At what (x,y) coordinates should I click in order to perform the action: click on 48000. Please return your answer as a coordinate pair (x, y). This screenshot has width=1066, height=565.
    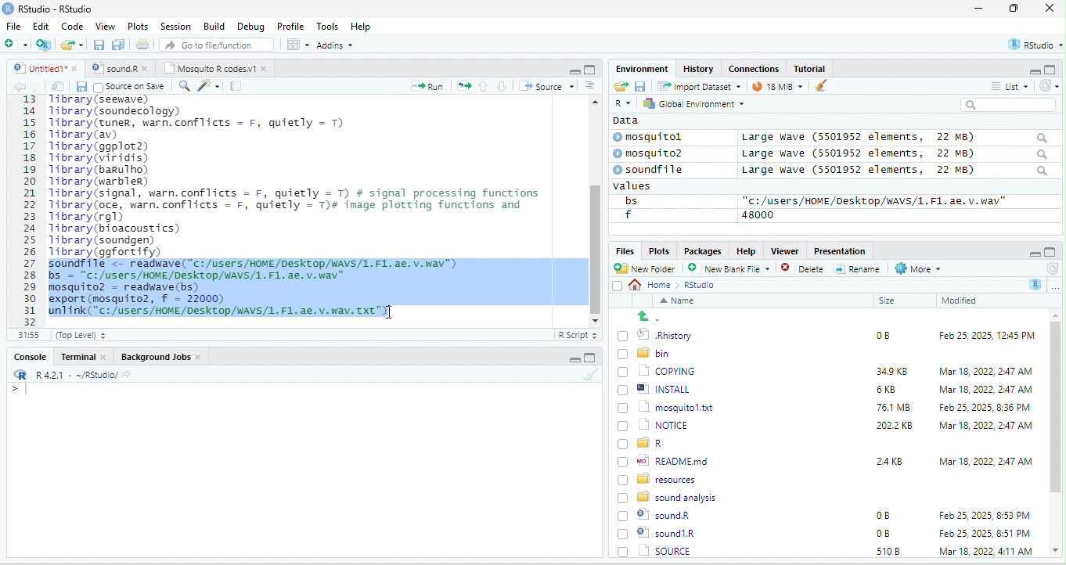
    Looking at the image, I should click on (758, 214).